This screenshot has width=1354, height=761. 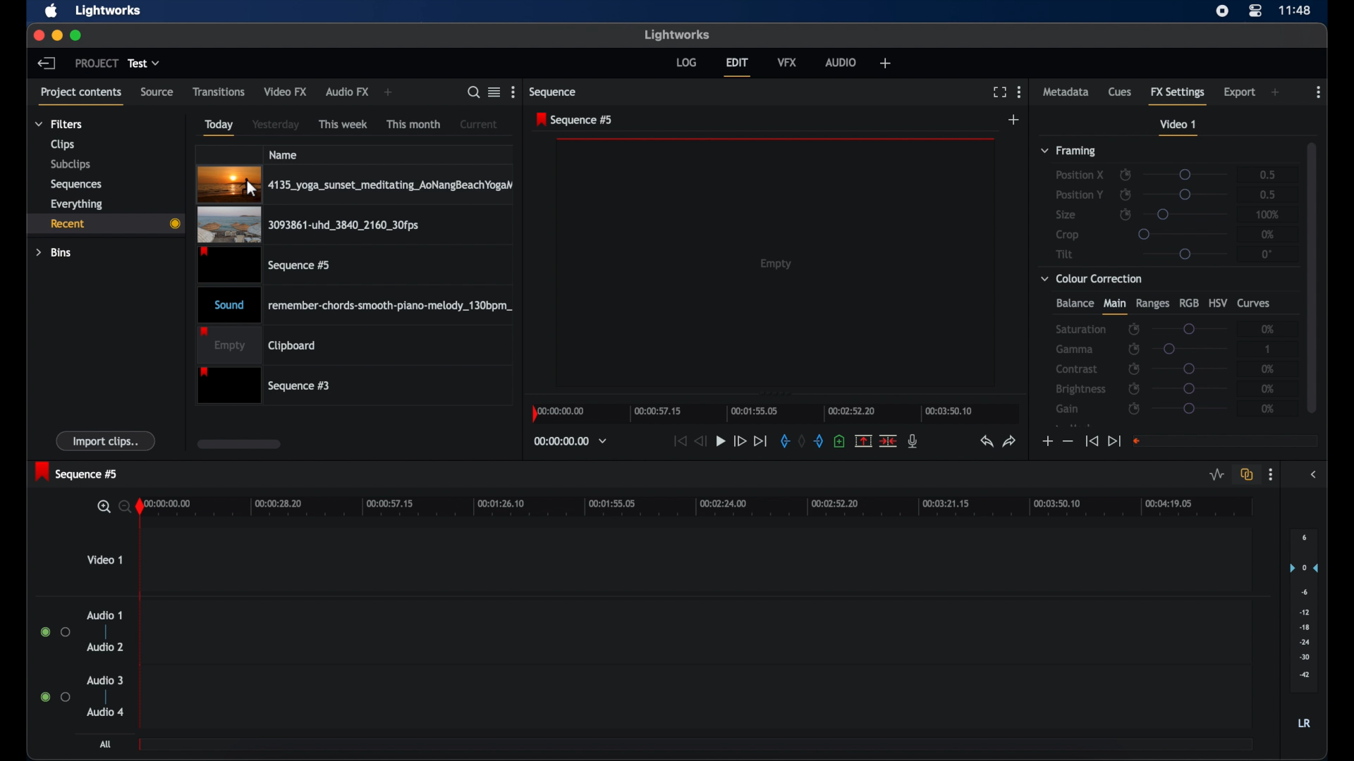 What do you see at coordinates (1189, 302) in the screenshot?
I see `rgb` at bounding box center [1189, 302].